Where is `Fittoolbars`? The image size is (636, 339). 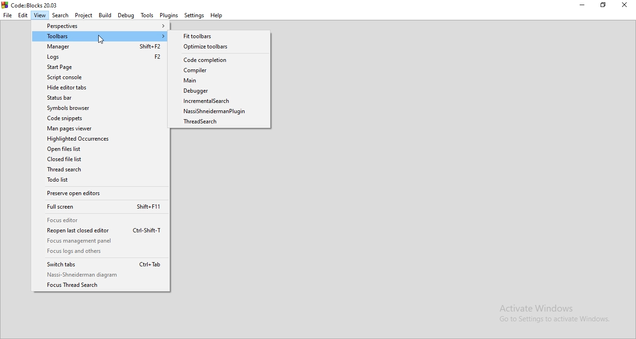 Fittoolbars is located at coordinates (221, 36).